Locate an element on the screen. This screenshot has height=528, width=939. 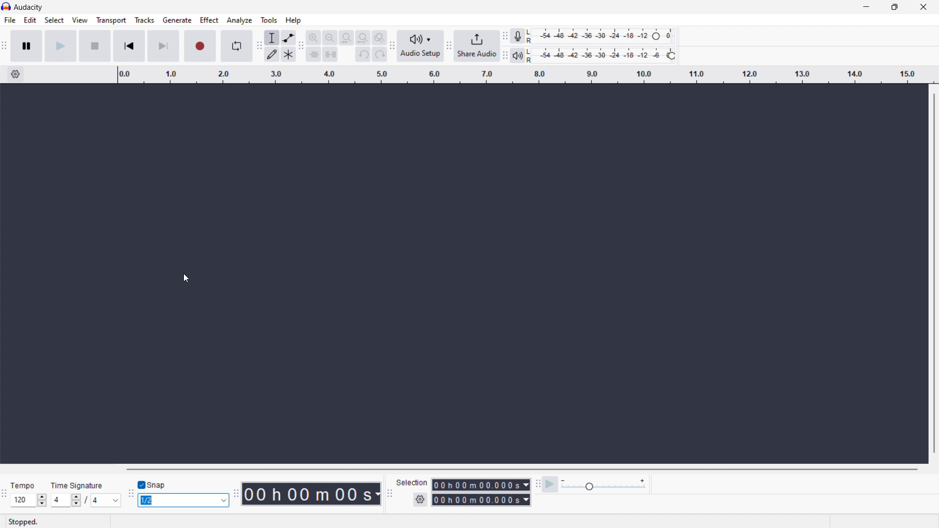
zoom out is located at coordinates (330, 38).